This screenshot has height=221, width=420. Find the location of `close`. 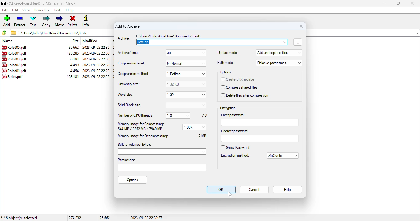

close is located at coordinates (301, 26).